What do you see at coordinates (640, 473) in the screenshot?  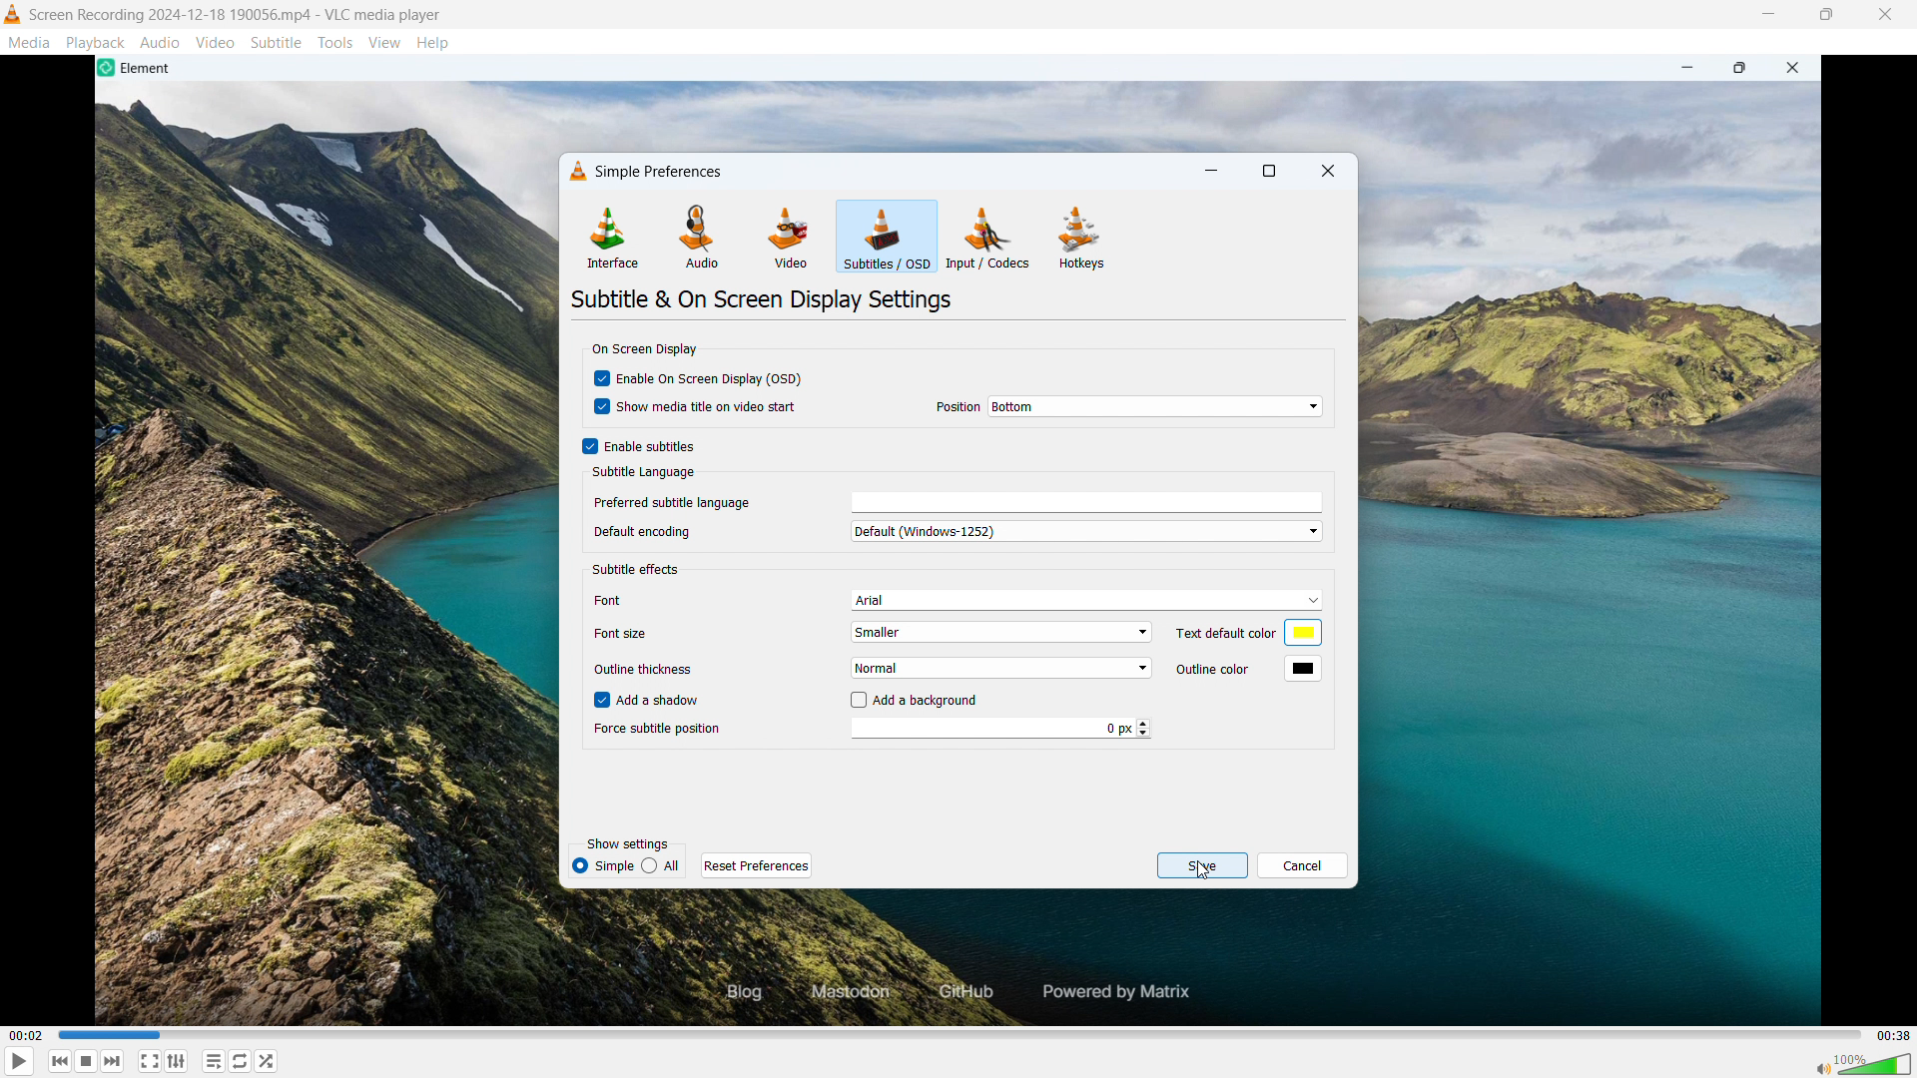 I see `Subtitle language ` at bounding box center [640, 473].